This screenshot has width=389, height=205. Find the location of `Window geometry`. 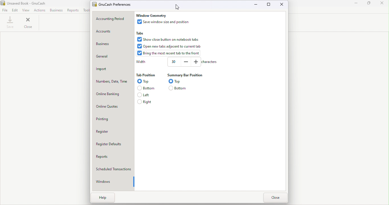

Window geometry is located at coordinates (151, 15).